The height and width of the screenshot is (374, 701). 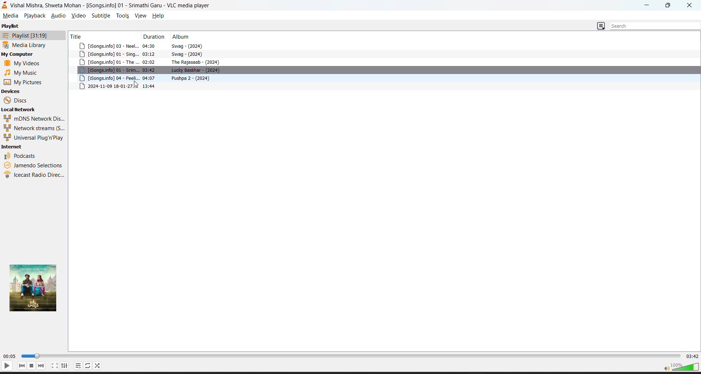 I want to click on next, so click(x=42, y=366).